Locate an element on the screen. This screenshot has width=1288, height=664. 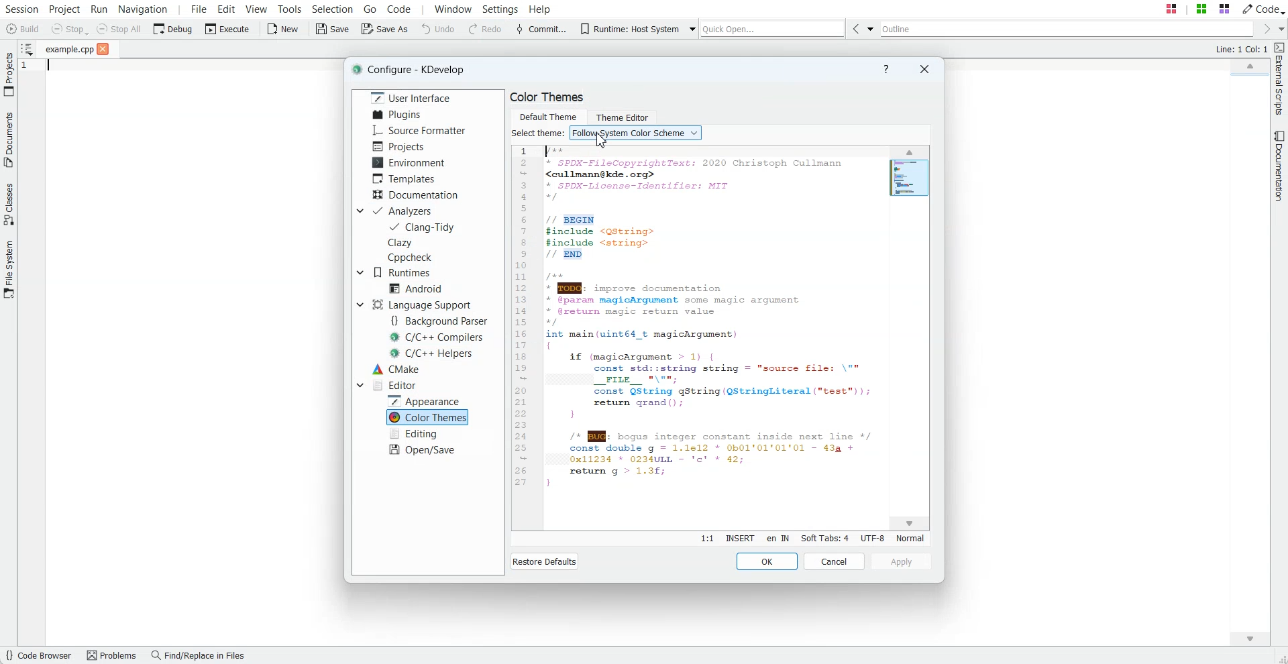
Stop All is located at coordinates (119, 29).